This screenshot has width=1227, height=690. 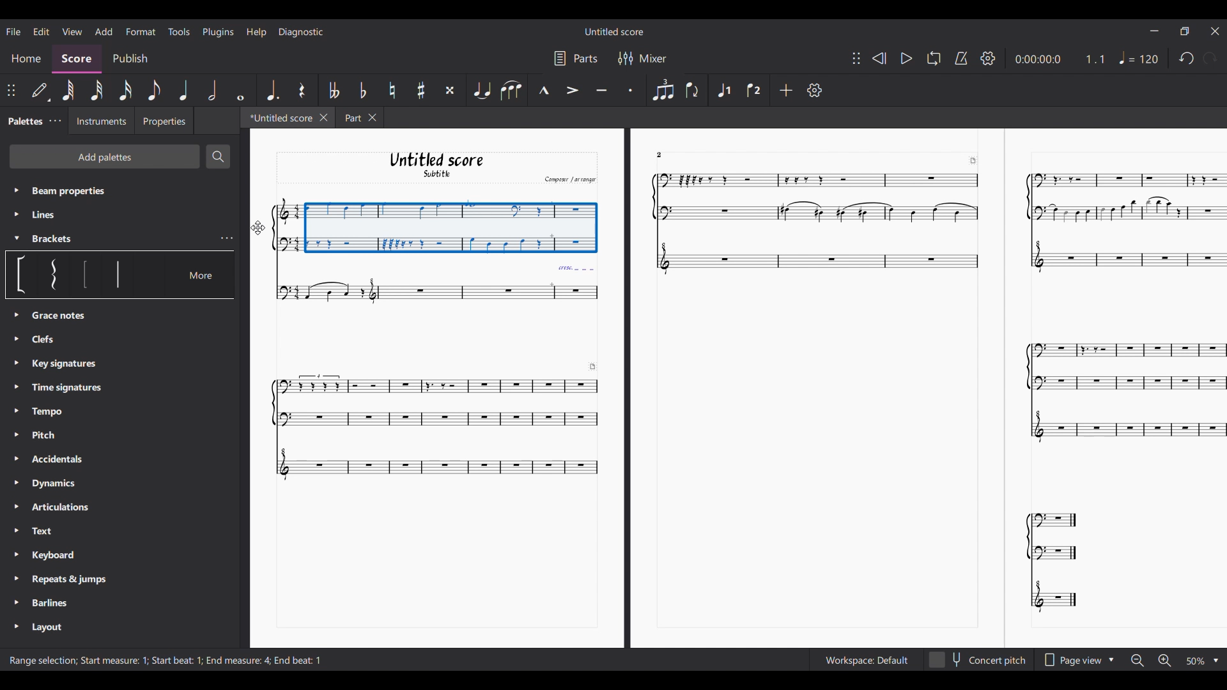 What do you see at coordinates (105, 156) in the screenshot?
I see `Add palette` at bounding box center [105, 156].